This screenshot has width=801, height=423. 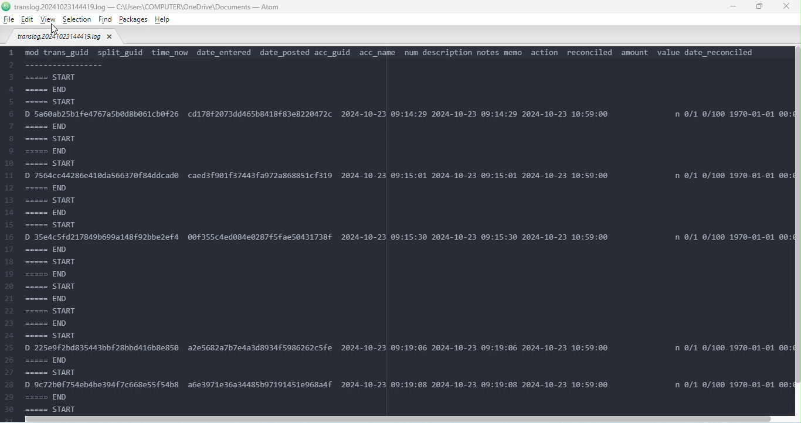 What do you see at coordinates (6, 6) in the screenshot?
I see `` at bounding box center [6, 6].